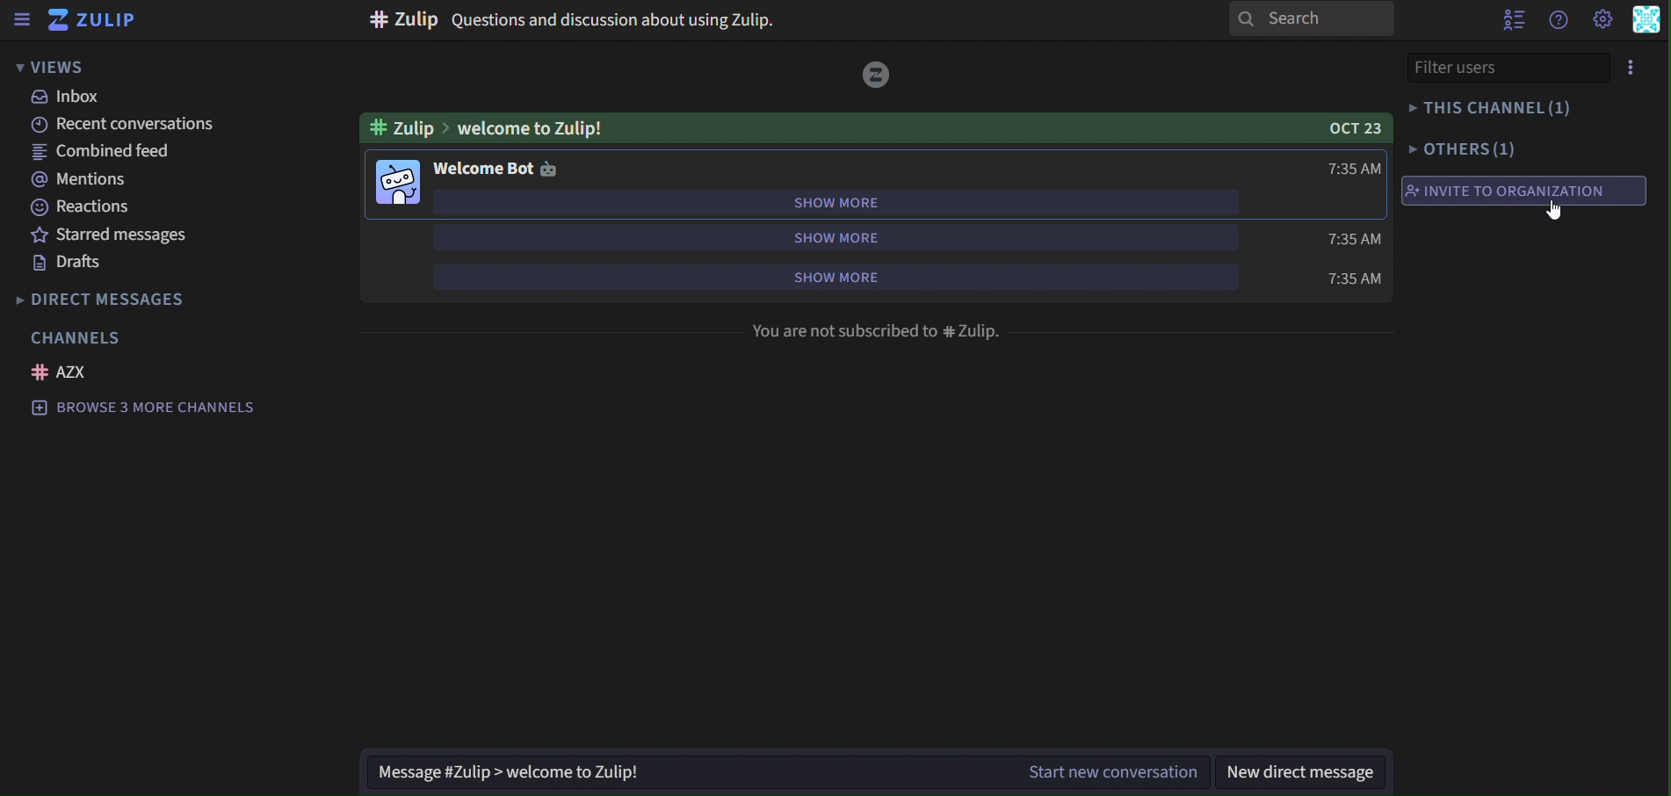  What do you see at coordinates (878, 73) in the screenshot?
I see `image` at bounding box center [878, 73].